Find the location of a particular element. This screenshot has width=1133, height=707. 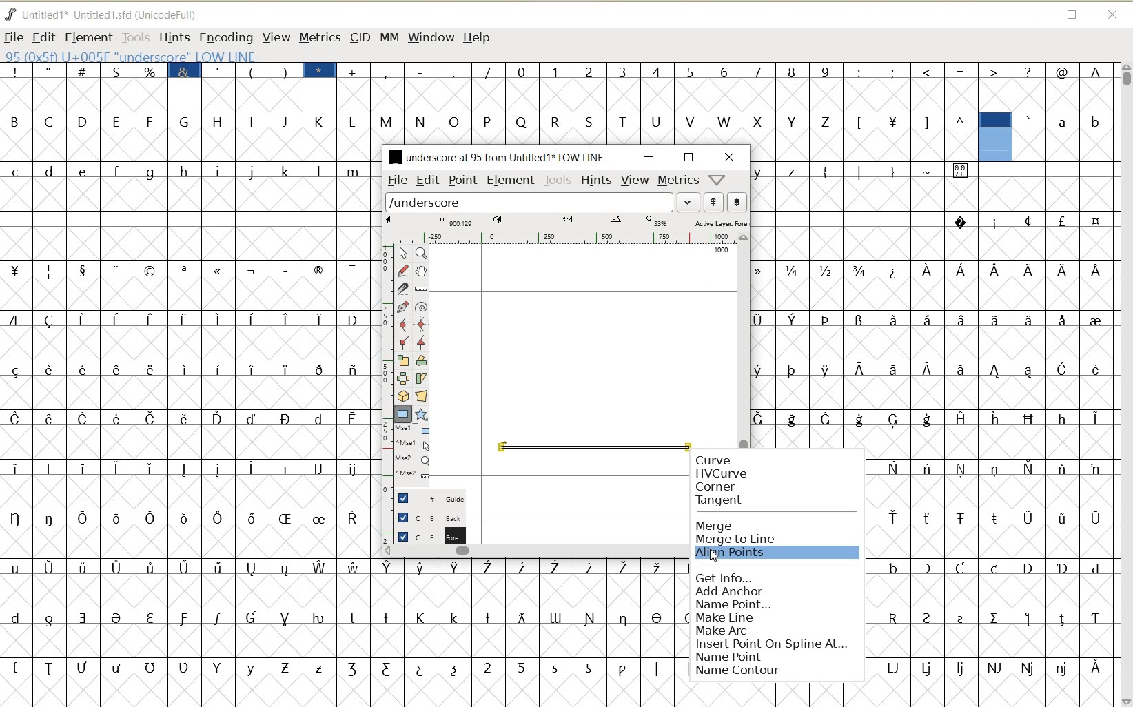

flip the selection is located at coordinates (402, 378).